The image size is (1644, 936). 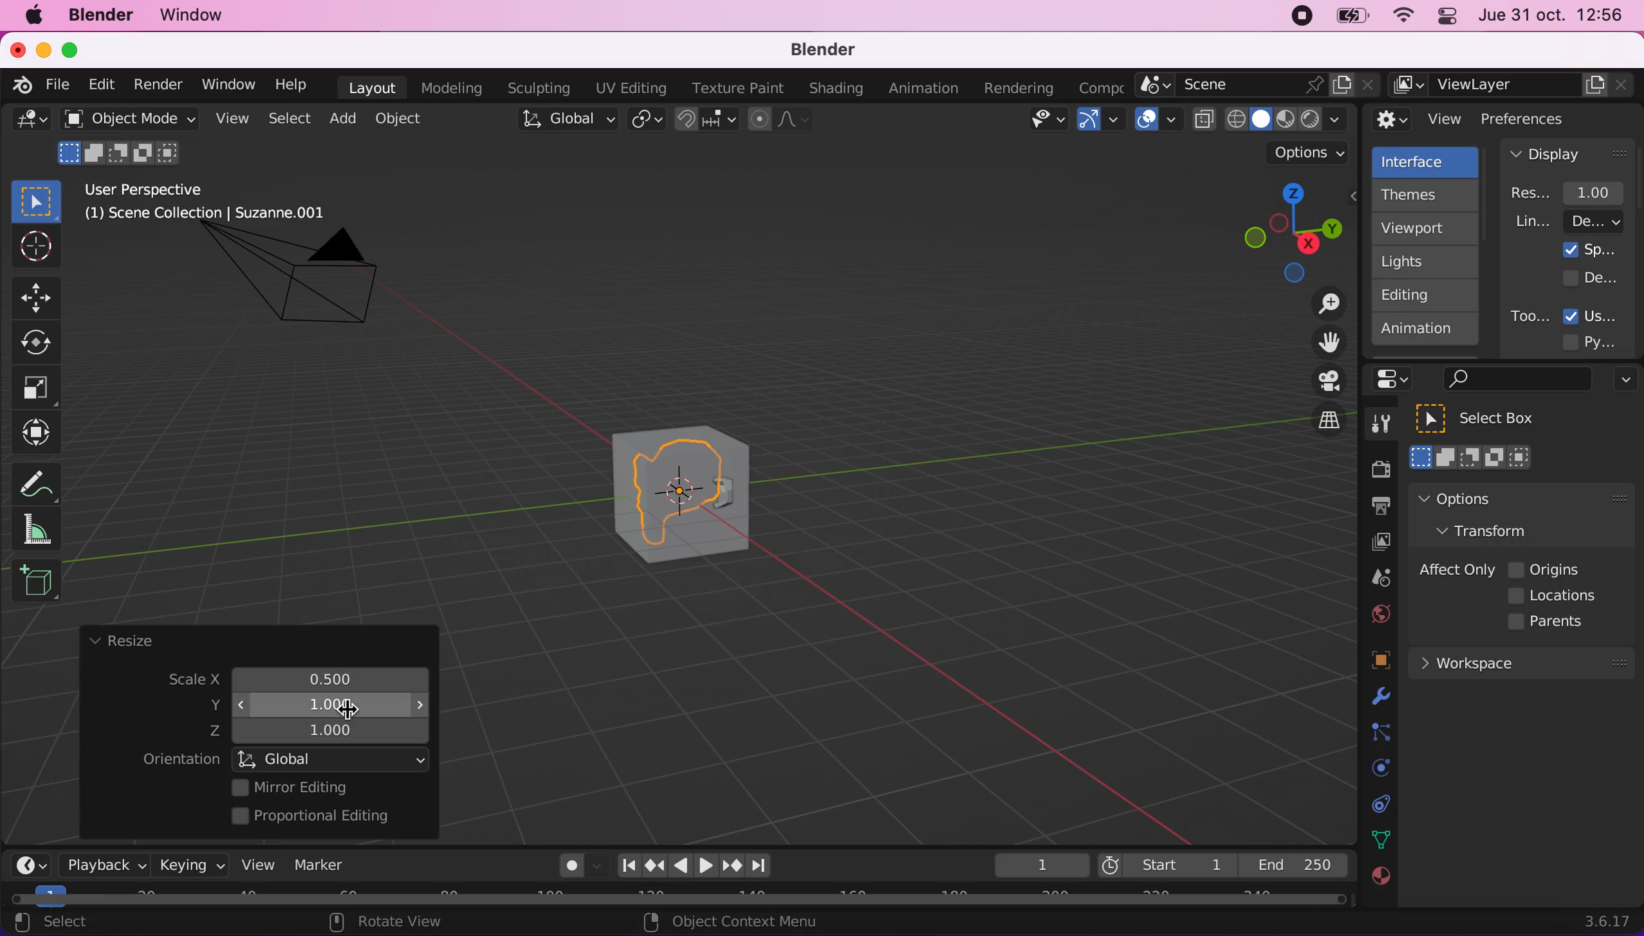 I want to click on modeling, so click(x=449, y=89).